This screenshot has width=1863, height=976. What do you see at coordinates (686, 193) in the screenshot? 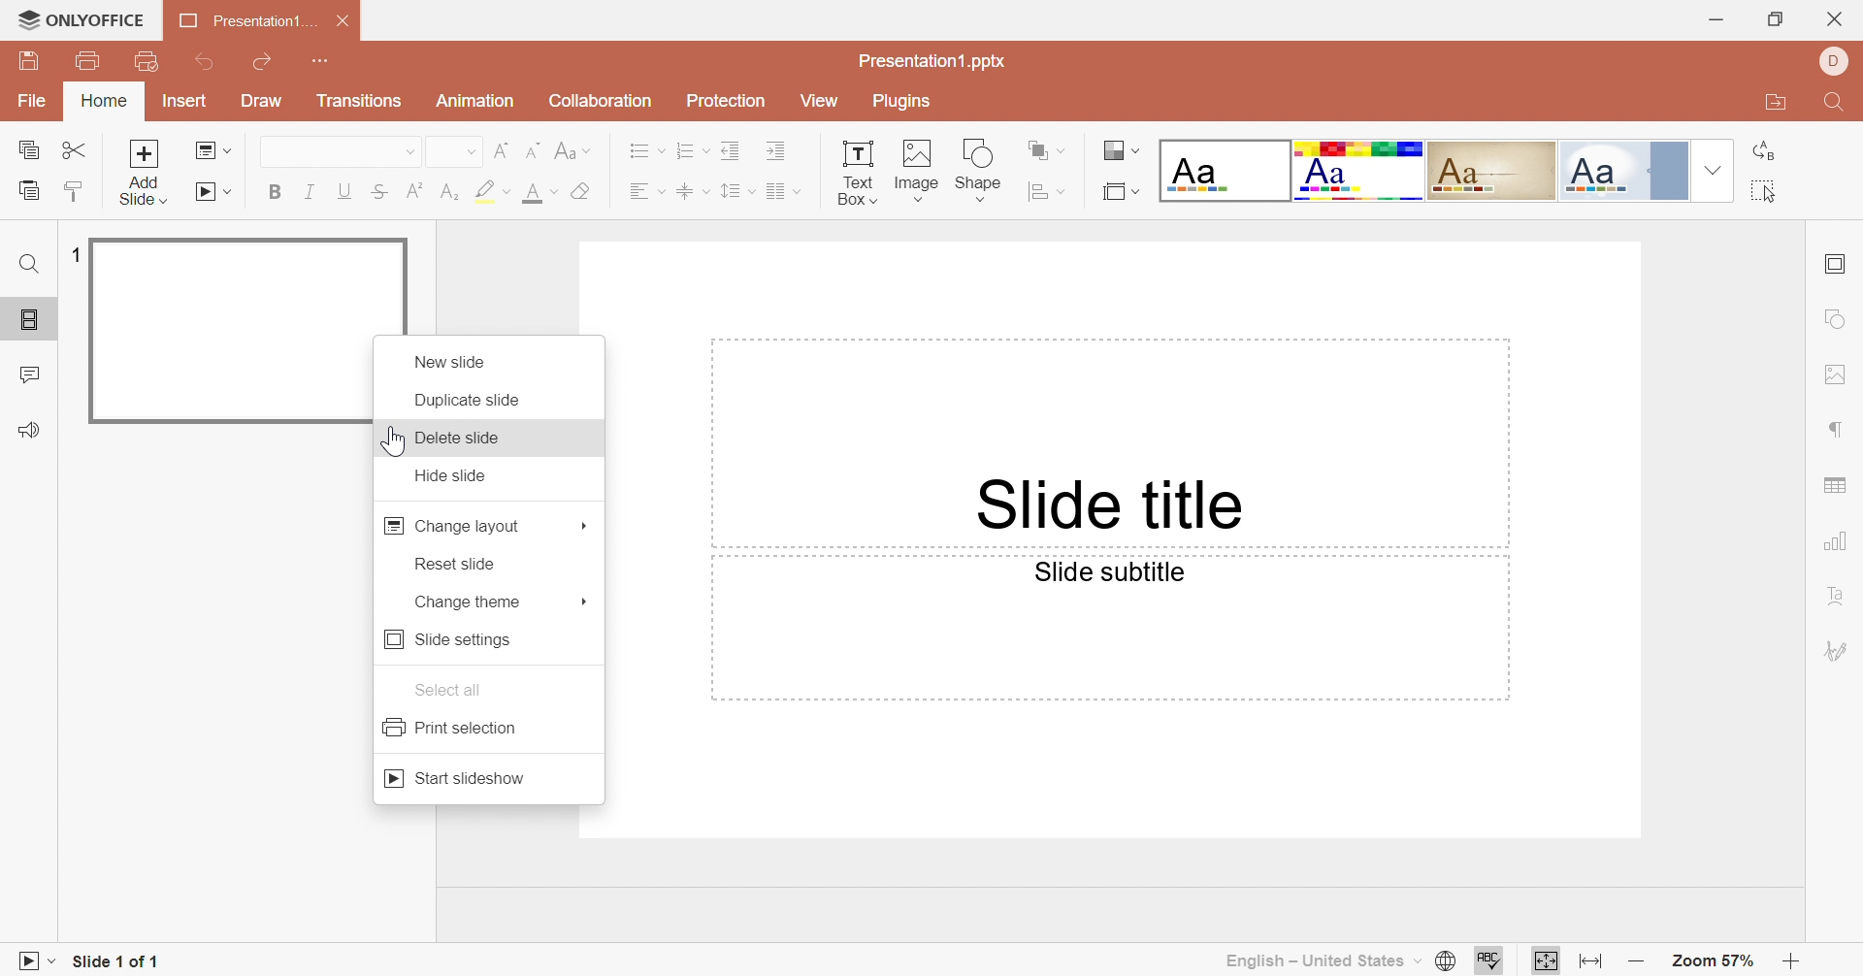
I see `Align Text to Middle` at bounding box center [686, 193].